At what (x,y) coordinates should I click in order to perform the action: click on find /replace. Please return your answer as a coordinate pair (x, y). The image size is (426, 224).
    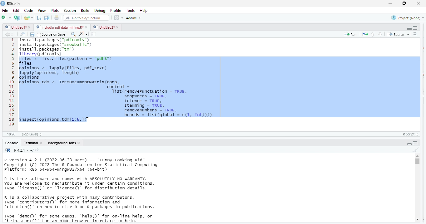
    Looking at the image, I should click on (73, 34).